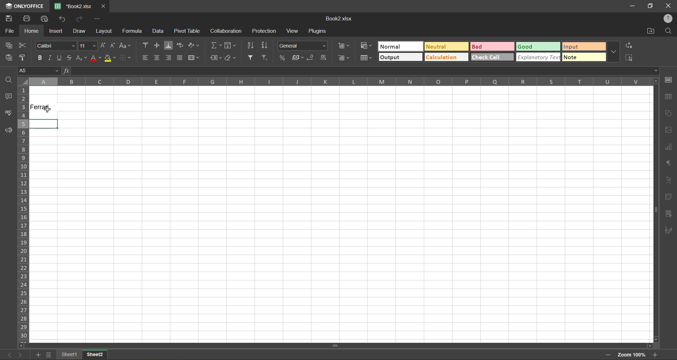 Image resolution: width=677 pixels, height=360 pixels. Describe the element at coordinates (37, 355) in the screenshot. I see `add sheet` at that location.